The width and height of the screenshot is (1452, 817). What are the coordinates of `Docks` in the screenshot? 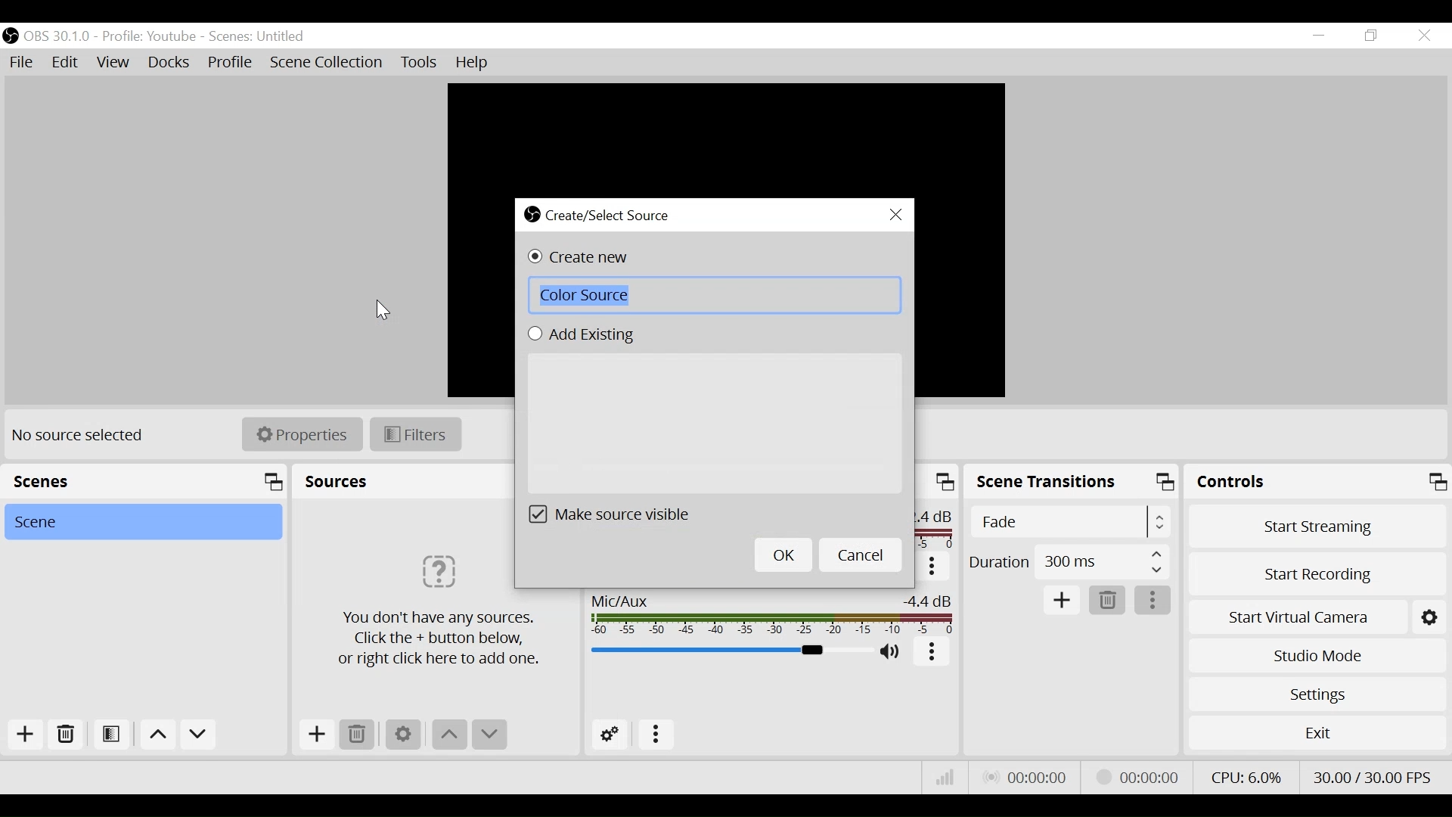 It's located at (170, 63).